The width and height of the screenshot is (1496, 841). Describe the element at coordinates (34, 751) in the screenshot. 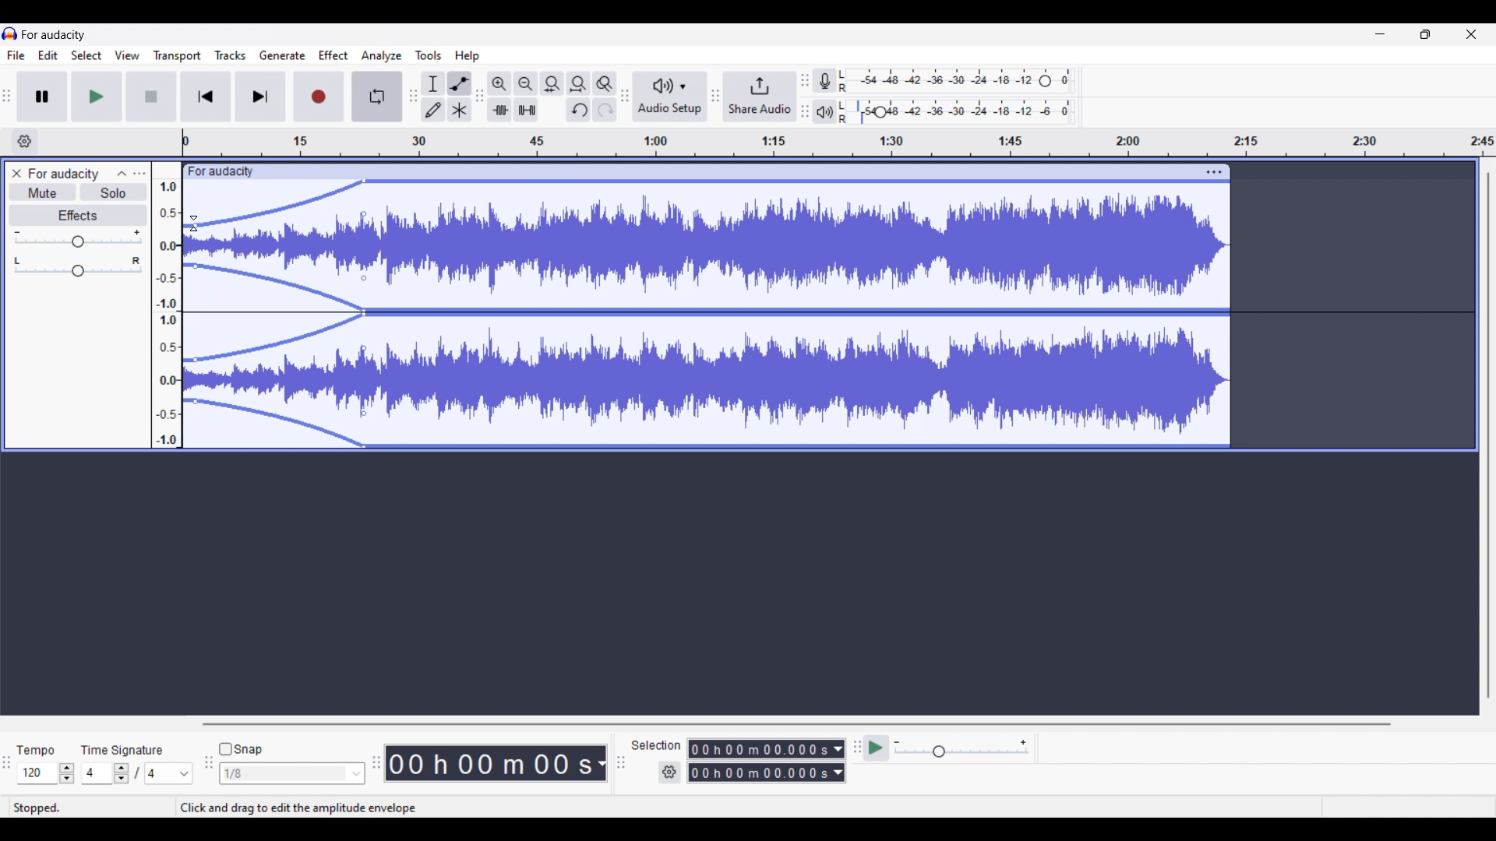

I see `tempo` at that location.